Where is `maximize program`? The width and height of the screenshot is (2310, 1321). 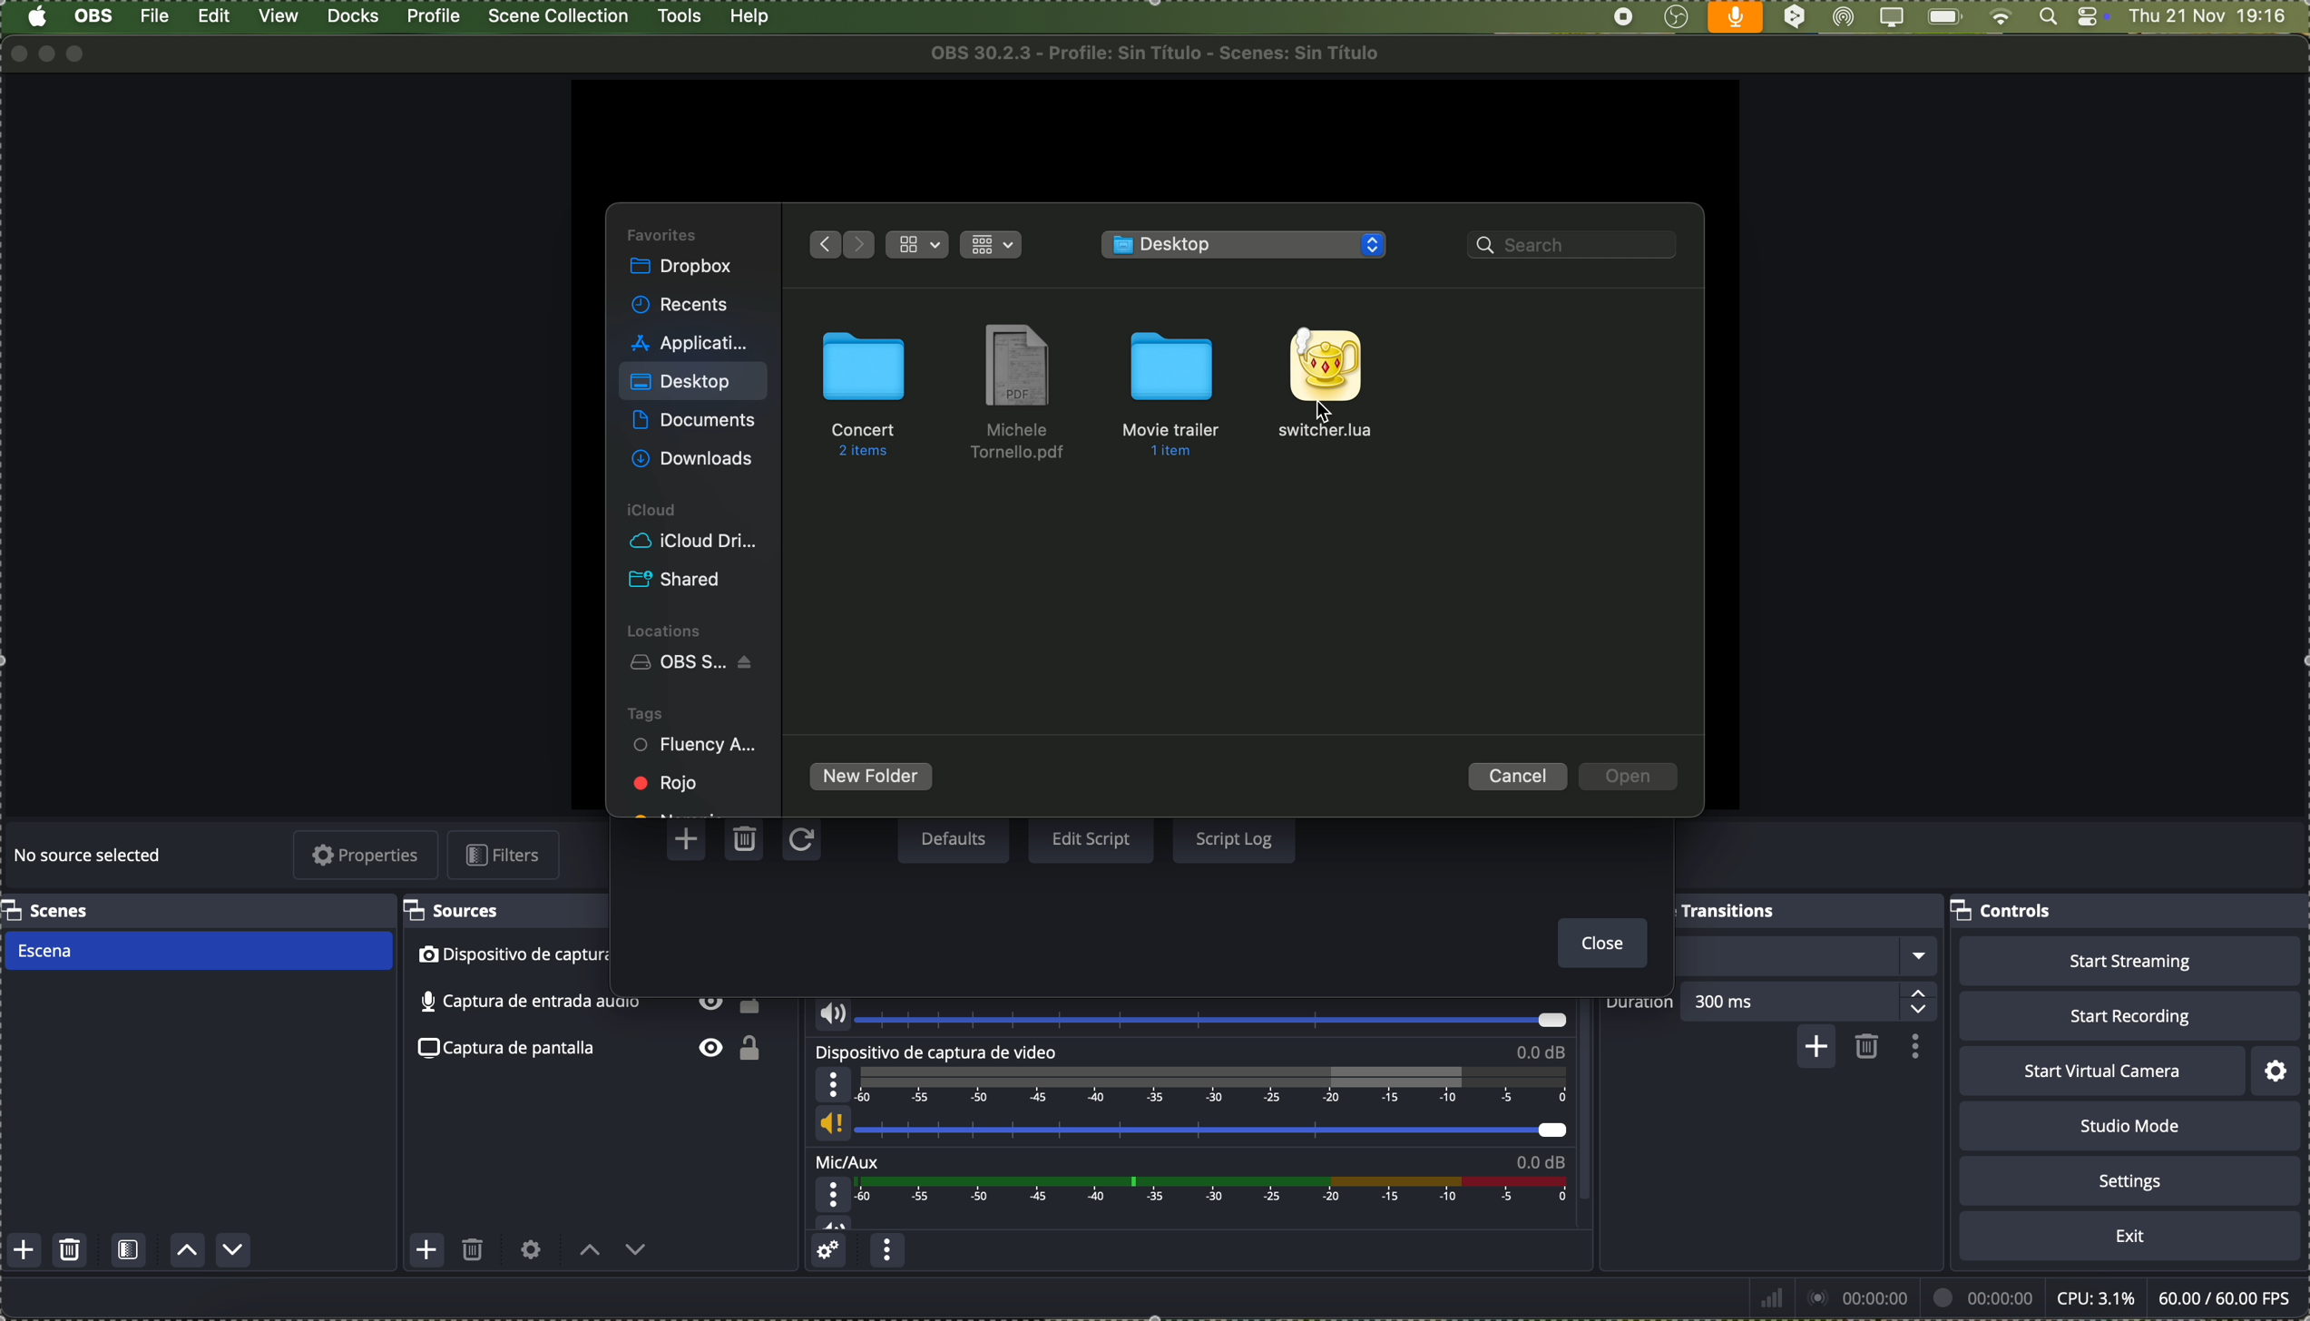 maximize program is located at coordinates (82, 54).